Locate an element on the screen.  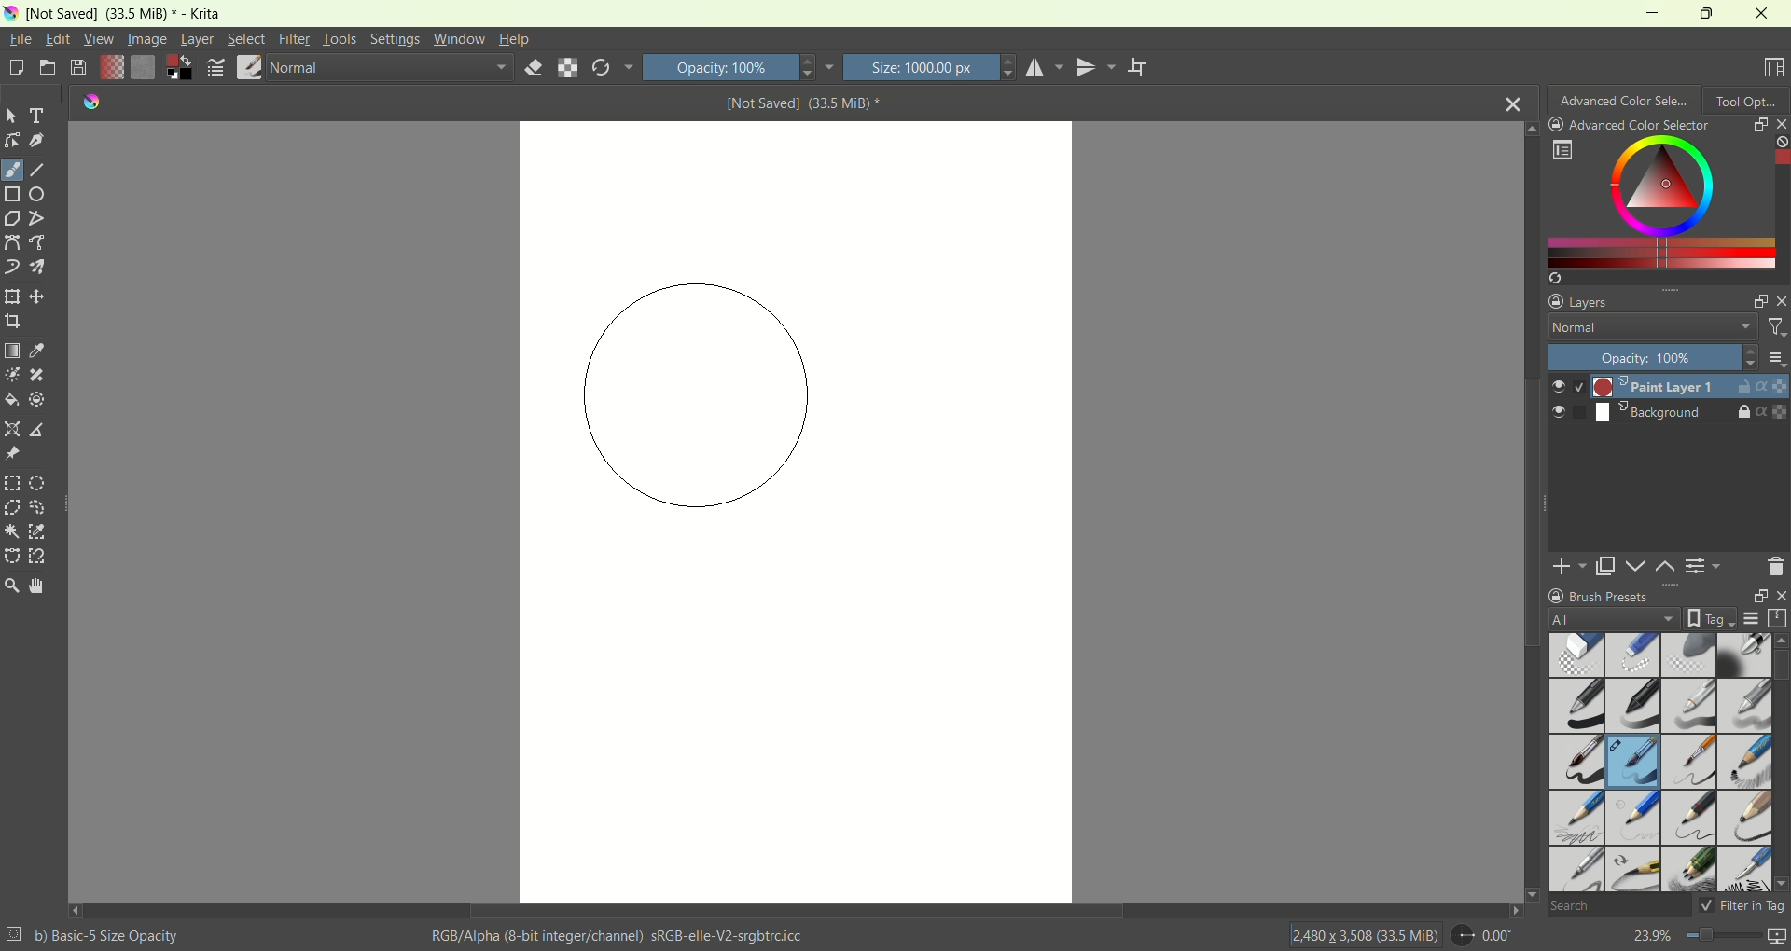
basic 1 is located at coordinates (1579, 705).